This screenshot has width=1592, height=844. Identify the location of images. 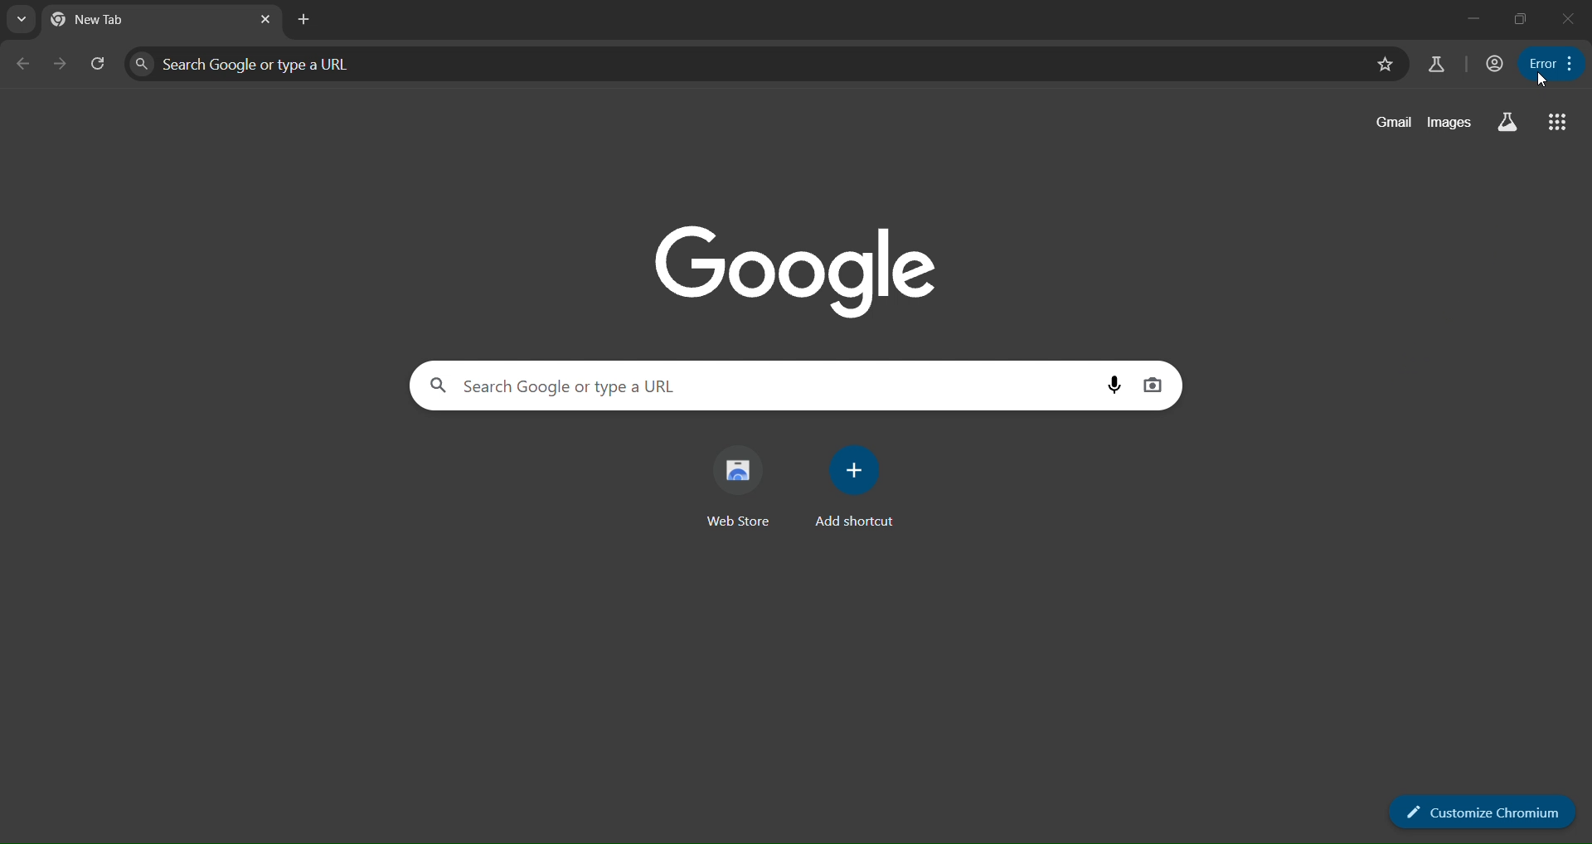
(1451, 125).